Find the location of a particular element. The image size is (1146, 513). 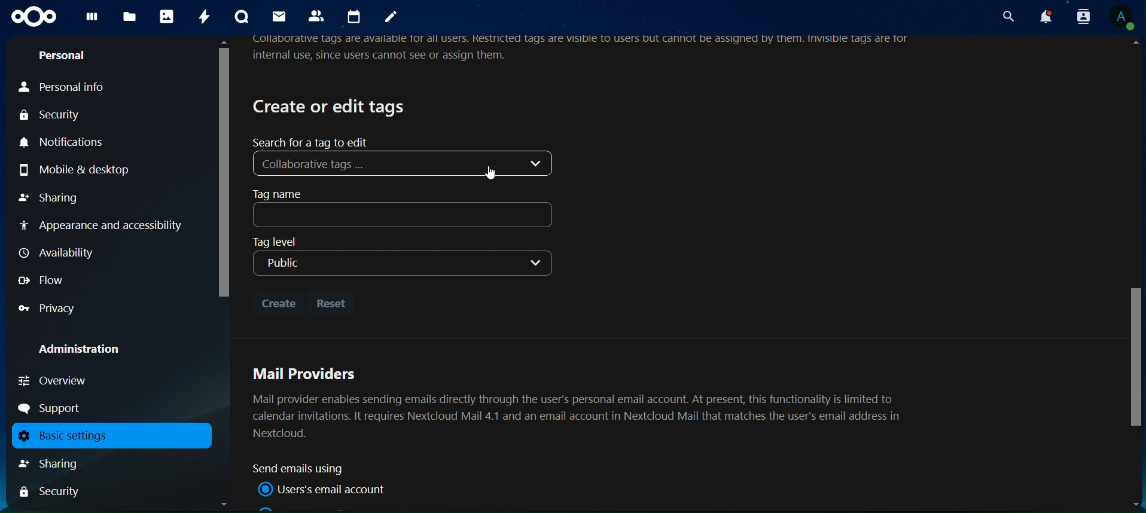

create or edit tags is located at coordinates (331, 106).